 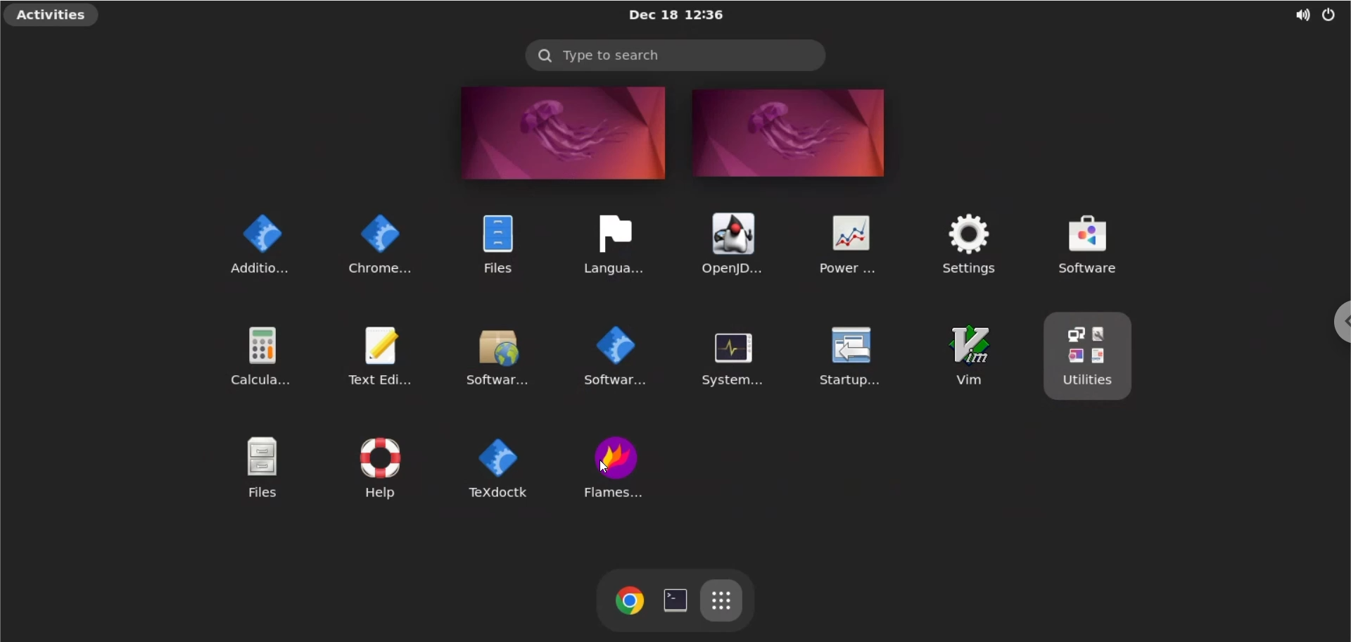 What do you see at coordinates (674, 600) in the screenshot?
I see `terminal` at bounding box center [674, 600].